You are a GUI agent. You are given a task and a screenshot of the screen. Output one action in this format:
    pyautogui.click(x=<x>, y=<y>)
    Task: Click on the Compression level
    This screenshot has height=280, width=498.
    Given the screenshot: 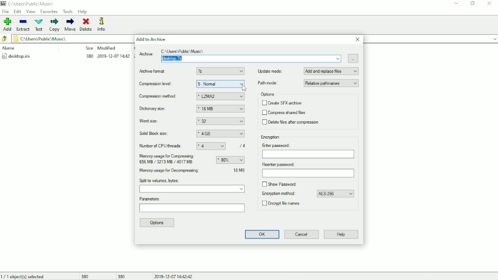 What is the action you would take?
    pyautogui.click(x=158, y=84)
    